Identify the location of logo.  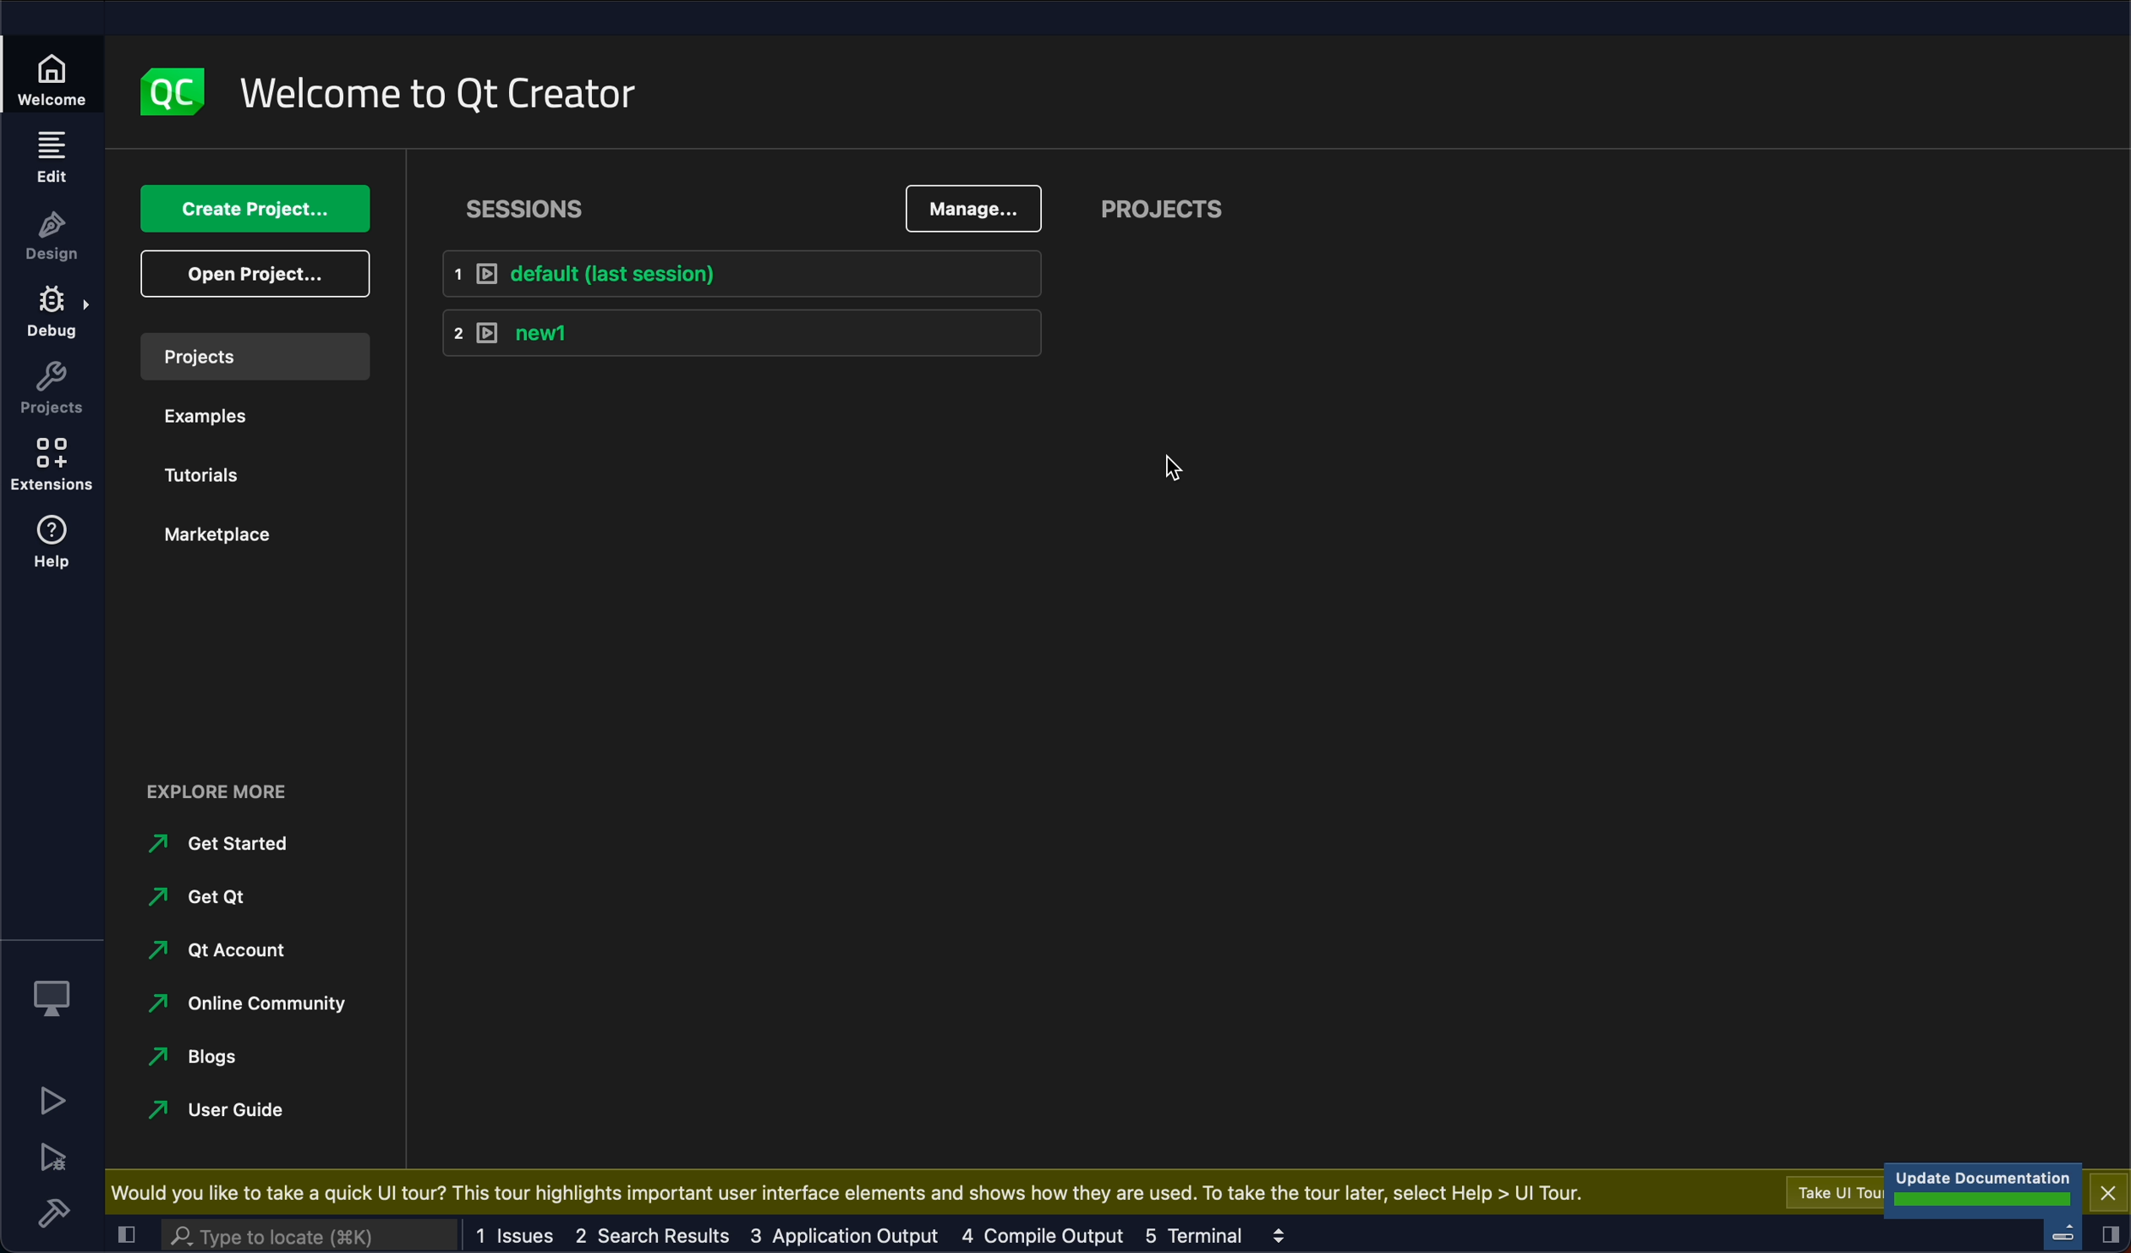
(168, 88).